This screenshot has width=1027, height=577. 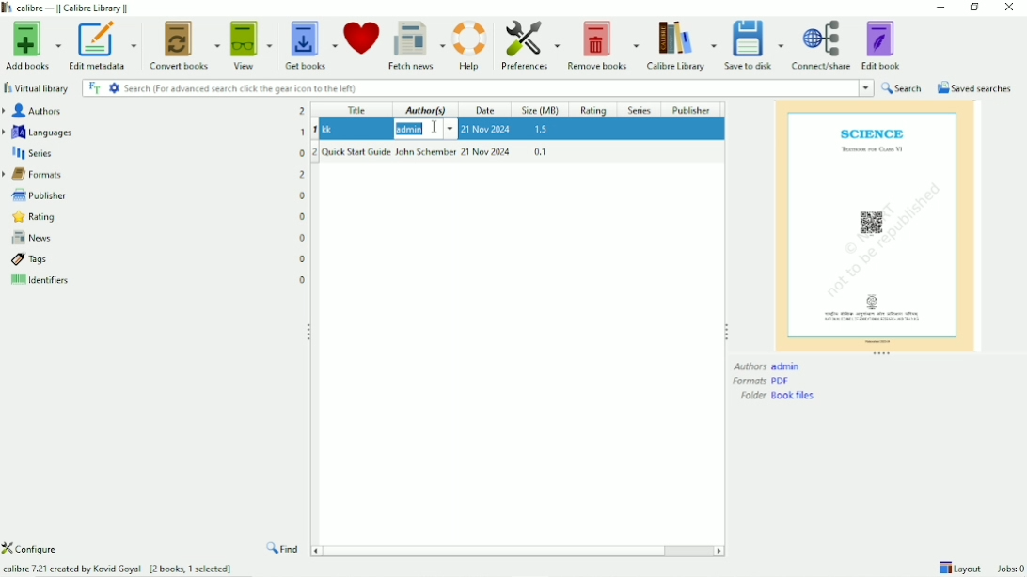 What do you see at coordinates (119, 569) in the screenshot?
I see `Calibre 7.21 created by Kovid Goyal [2 books, 1 selected]` at bounding box center [119, 569].